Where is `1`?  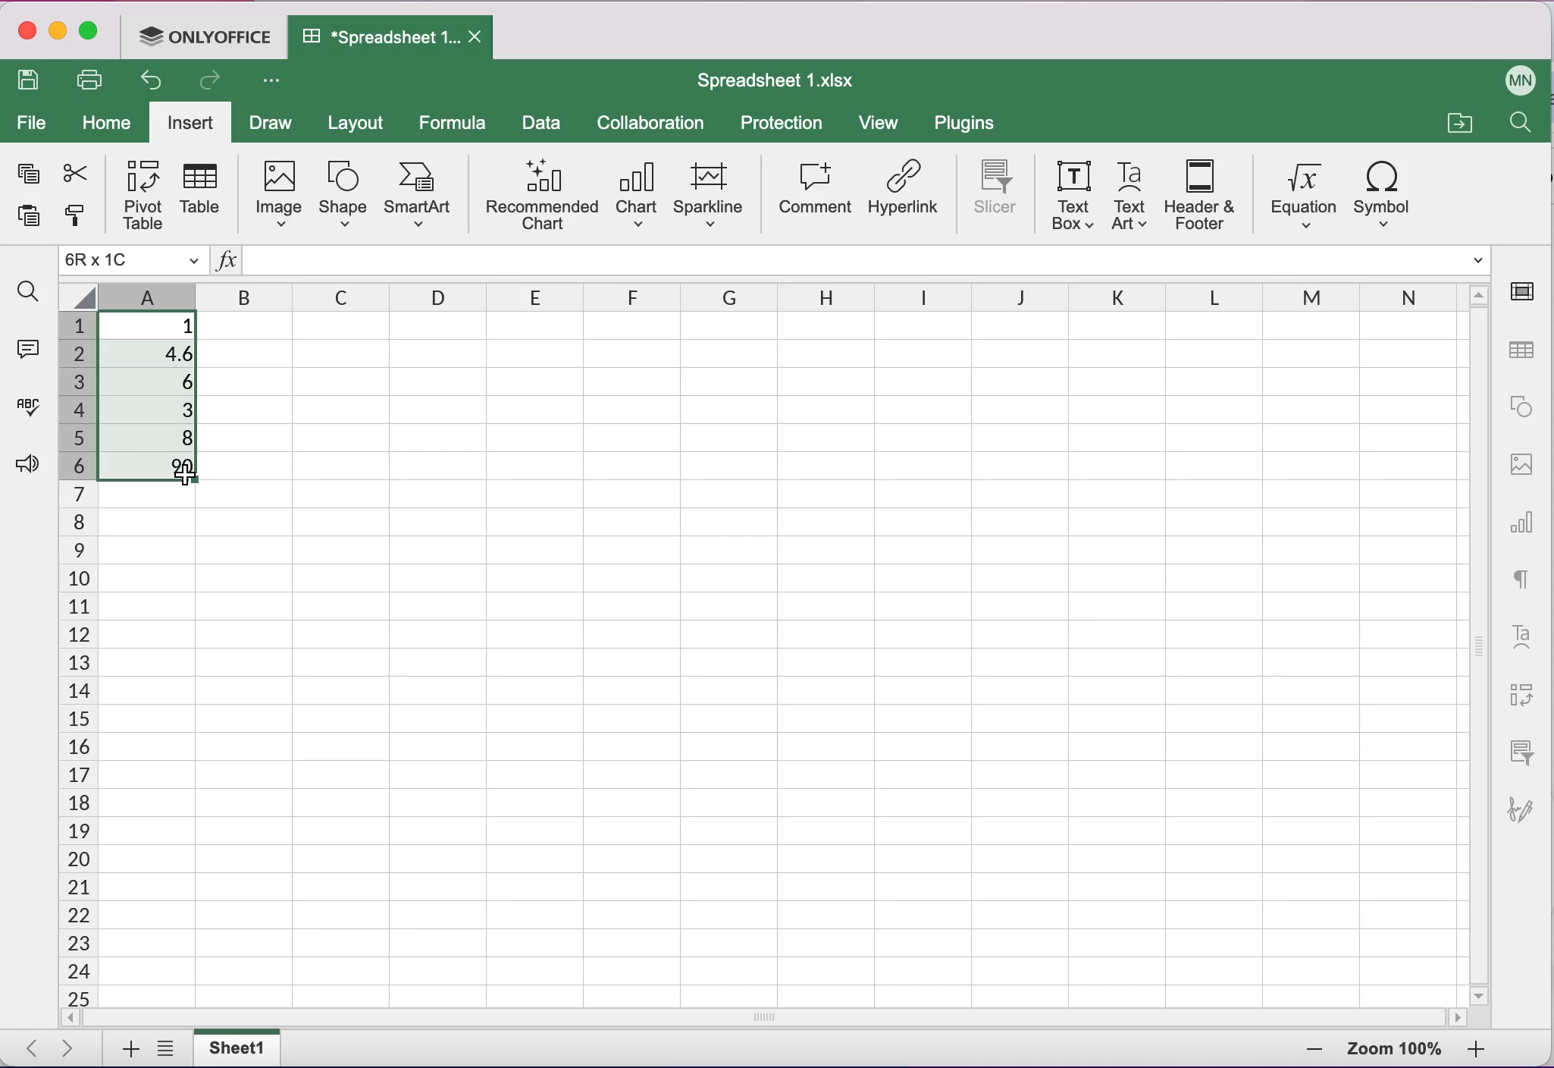 1 is located at coordinates (149, 325).